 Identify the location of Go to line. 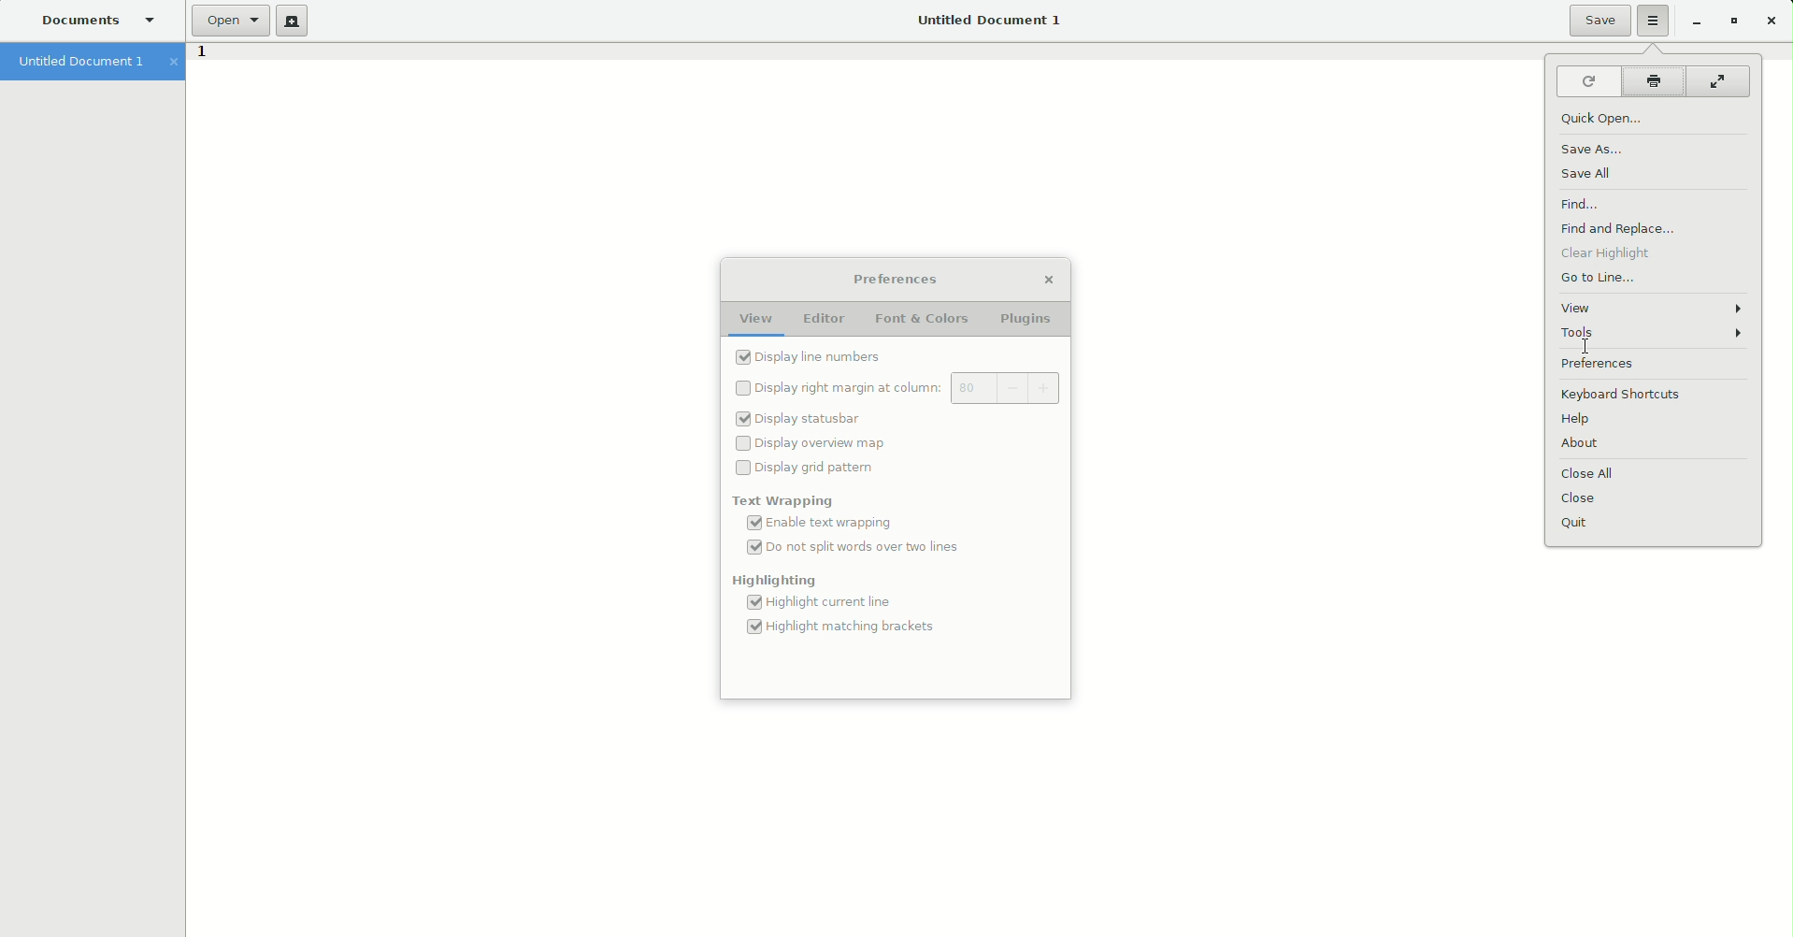
(1600, 281).